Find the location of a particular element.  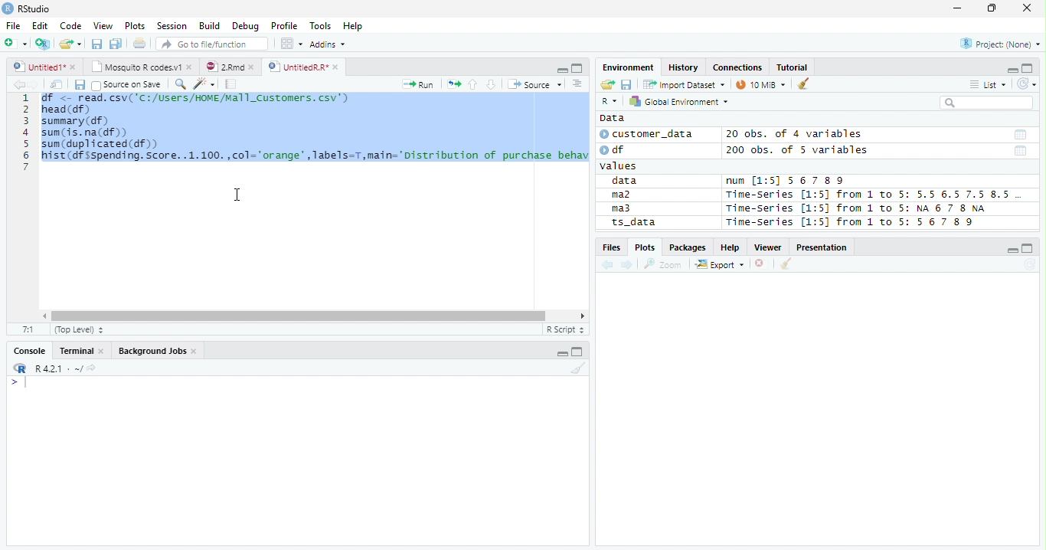

Build is located at coordinates (211, 27).